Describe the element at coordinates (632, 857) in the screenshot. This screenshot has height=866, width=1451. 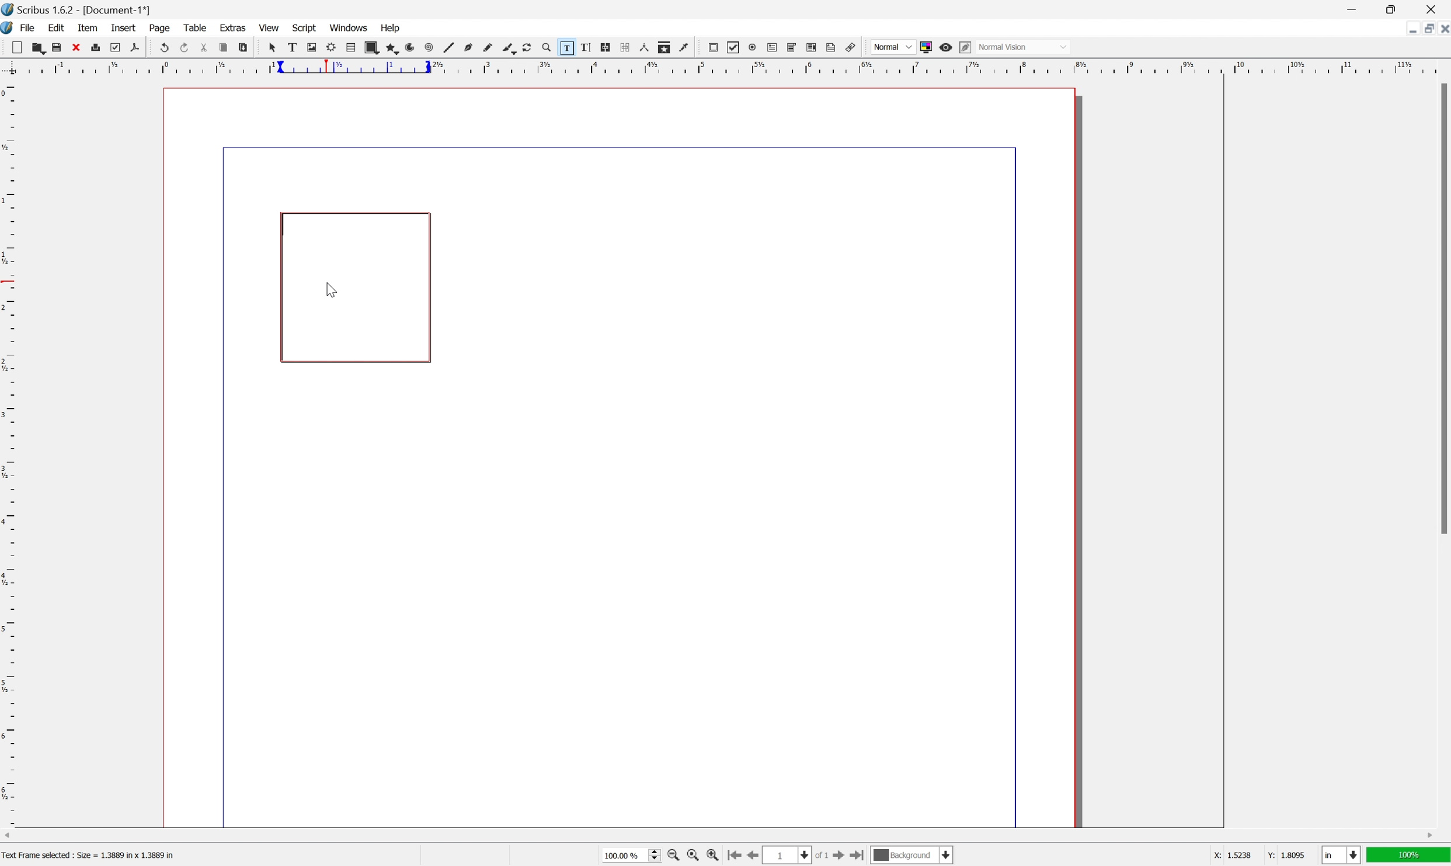
I see `select current zoom level` at that location.